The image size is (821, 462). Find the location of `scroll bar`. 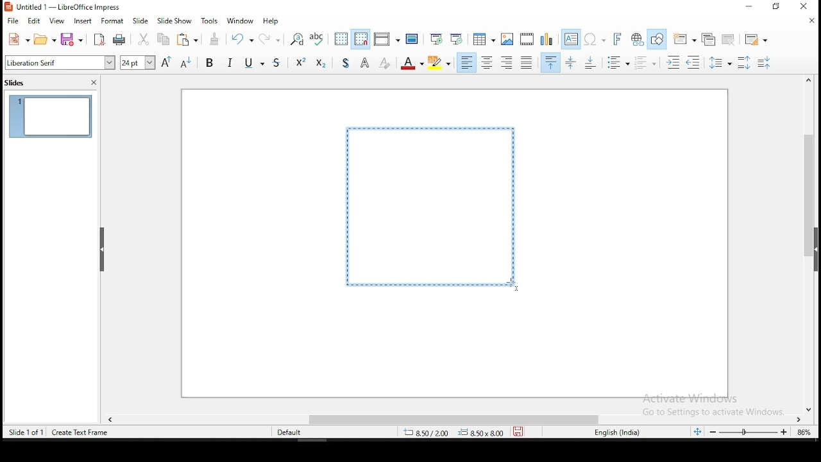

scroll bar is located at coordinates (459, 418).